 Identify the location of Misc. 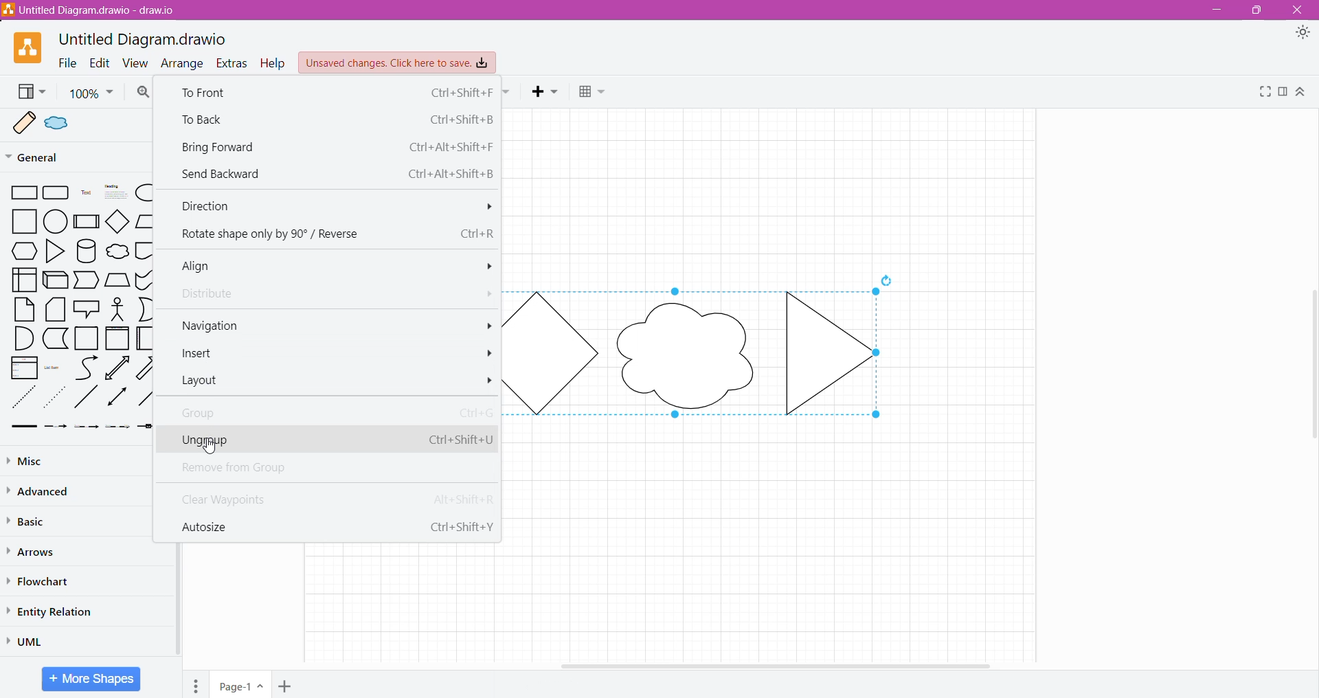
(36, 460).